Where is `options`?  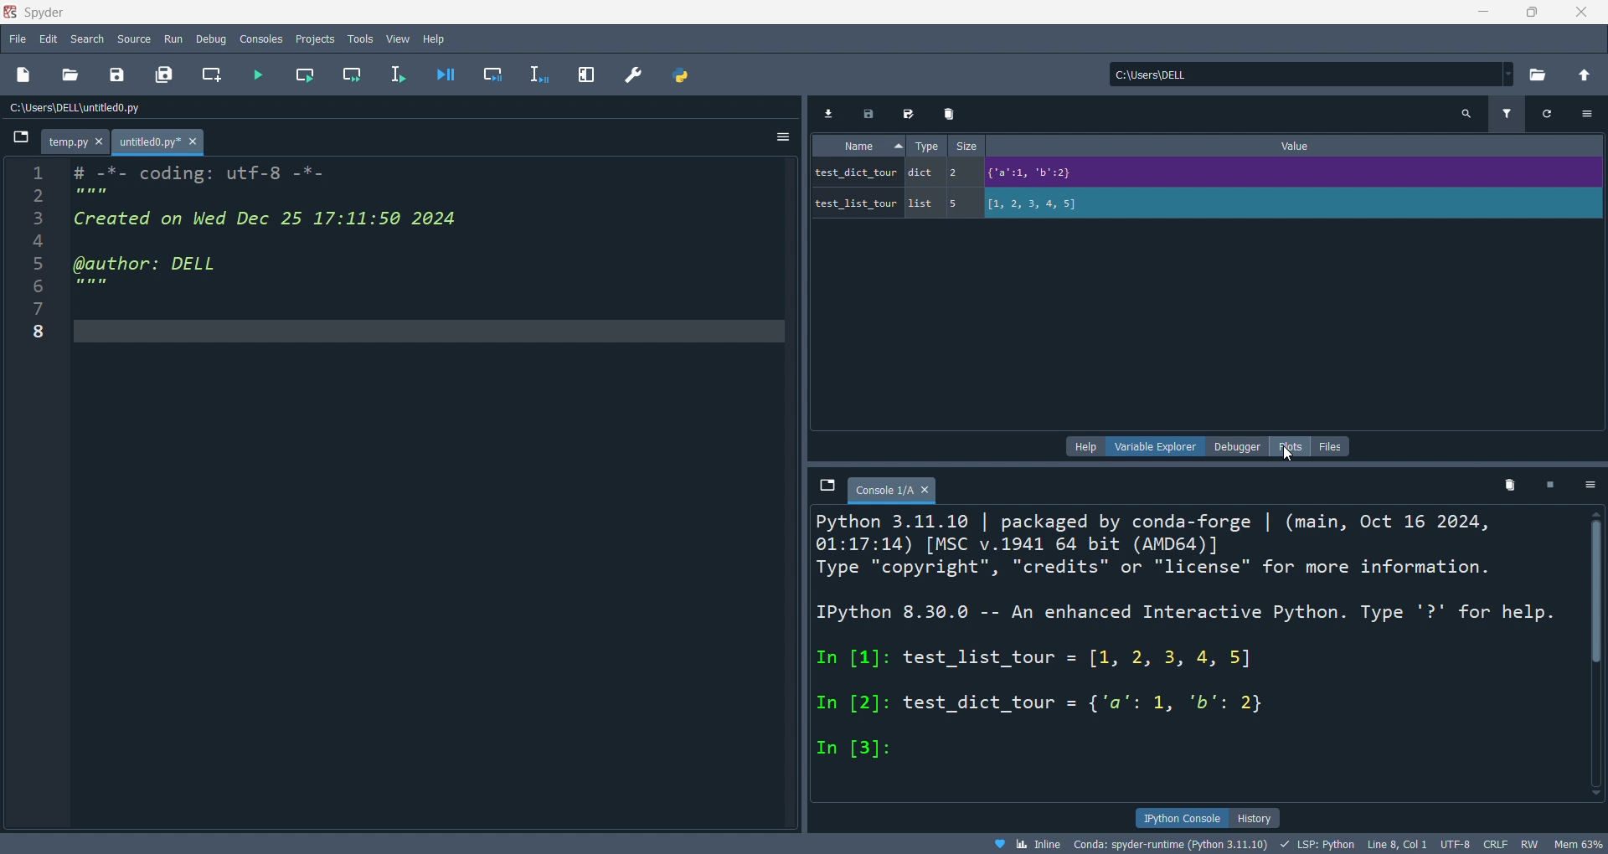 options is located at coordinates (1588, 484).